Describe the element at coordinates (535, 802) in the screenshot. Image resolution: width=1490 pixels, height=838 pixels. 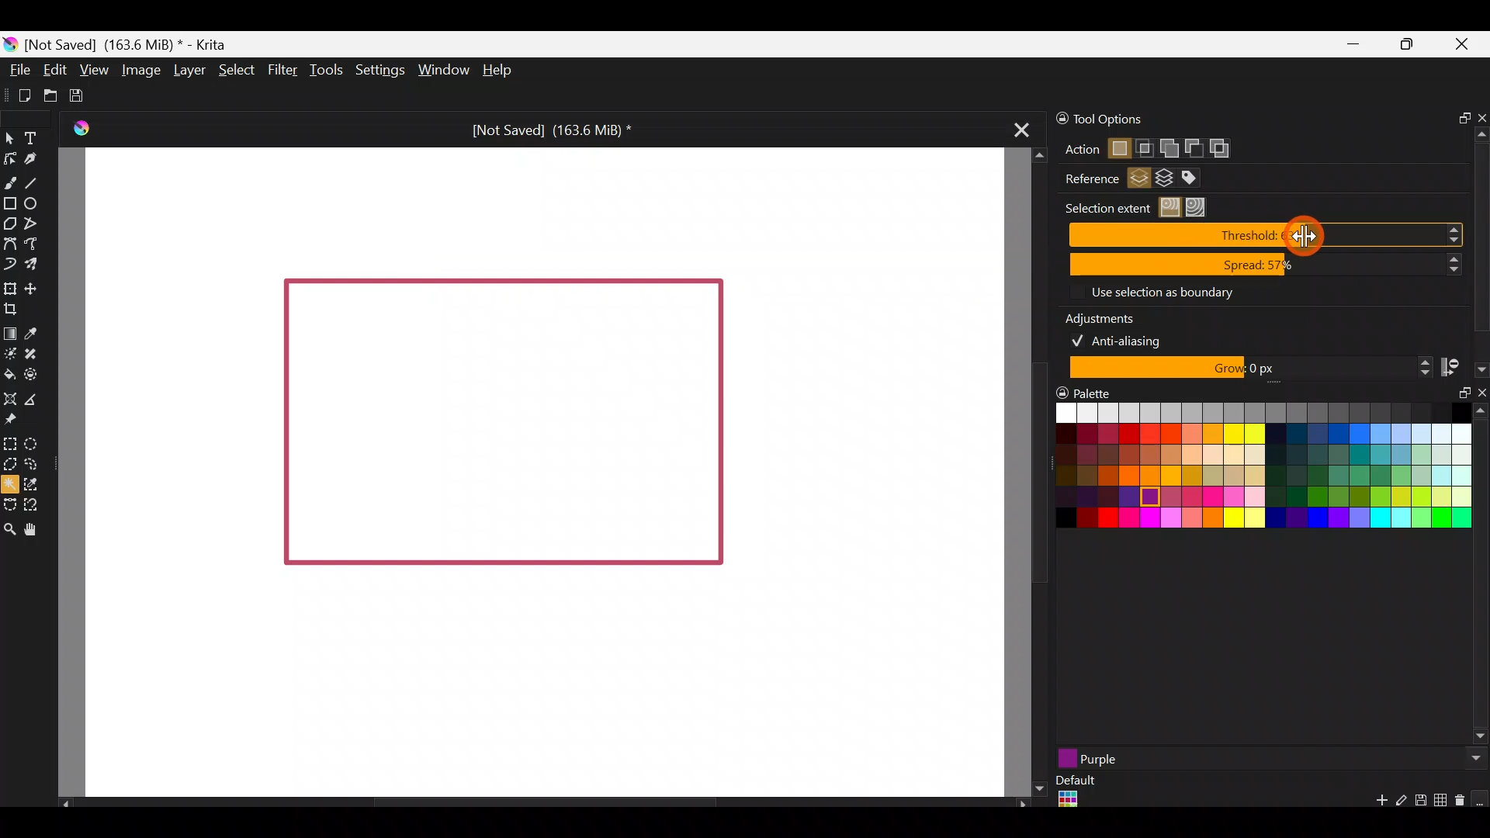
I see `Scroll bar` at that location.